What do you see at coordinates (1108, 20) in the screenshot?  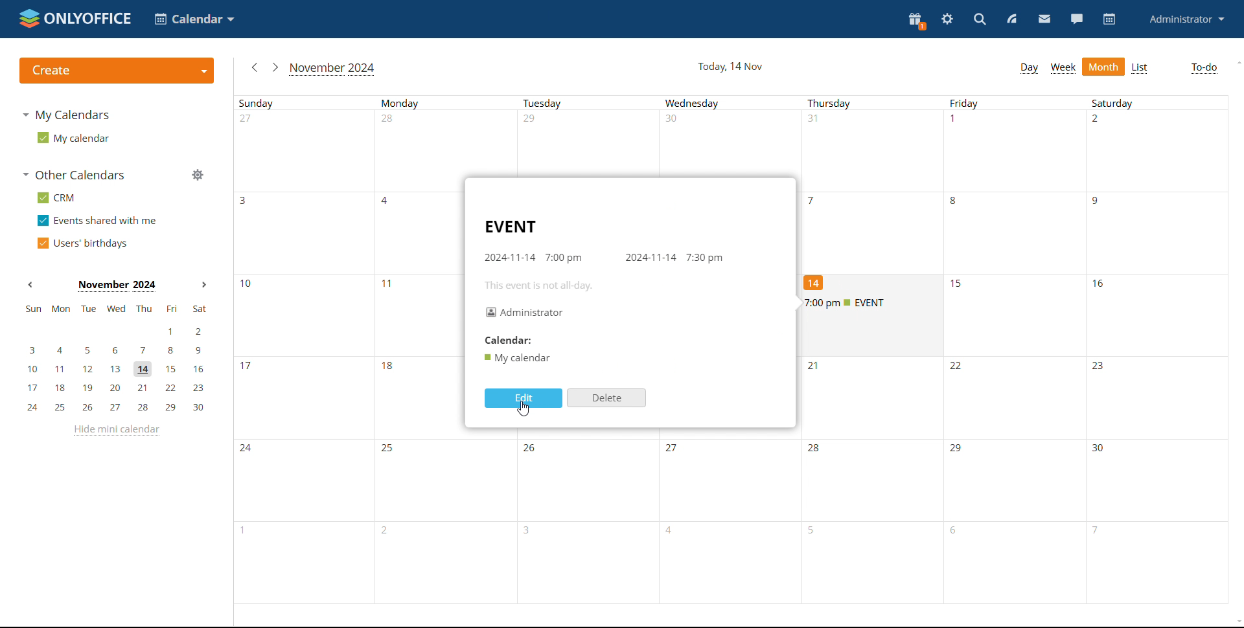 I see `calendar` at bounding box center [1108, 20].